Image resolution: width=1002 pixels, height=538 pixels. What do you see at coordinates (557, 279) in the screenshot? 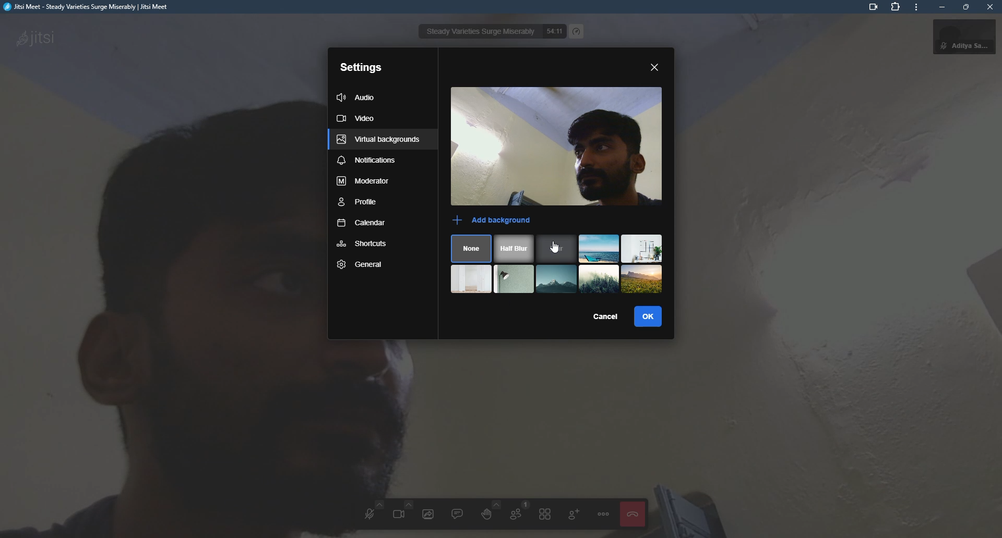
I see `scenery` at bounding box center [557, 279].